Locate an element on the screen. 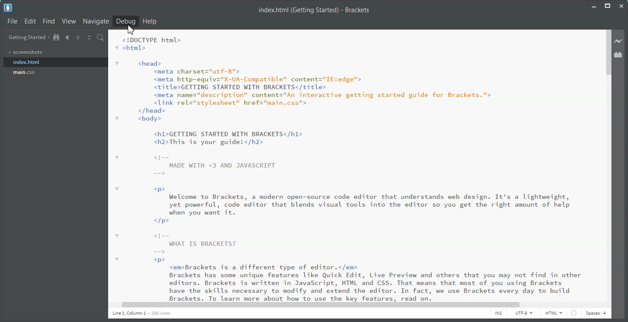 The height and width of the screenshot is (322, 628). Navigate is located at coordinates (96, 21).